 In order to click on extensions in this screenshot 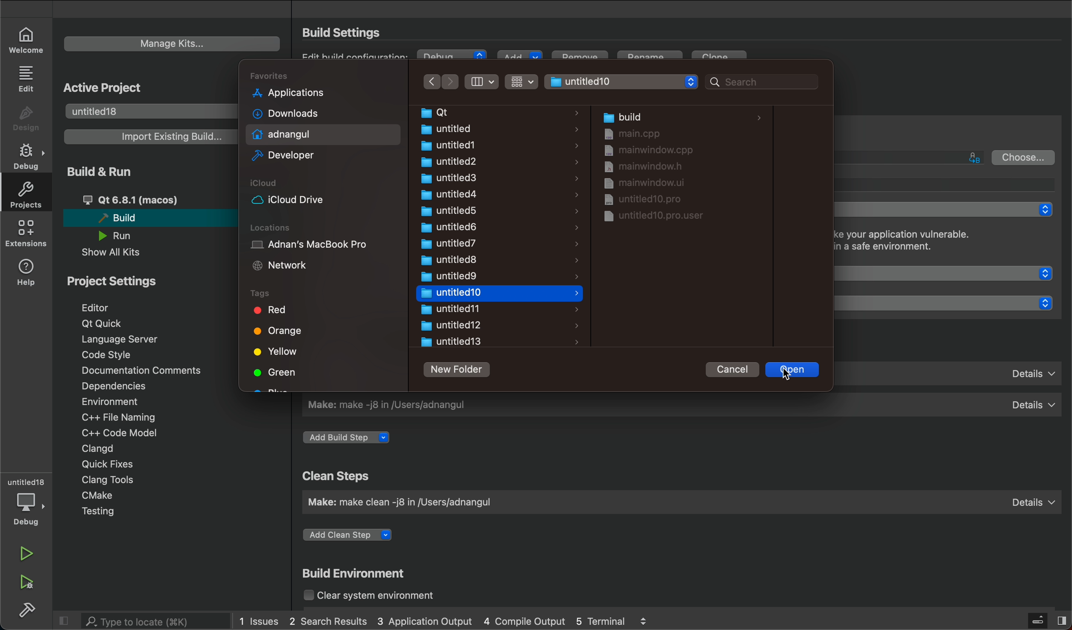, I will do `click(26, 236)`.